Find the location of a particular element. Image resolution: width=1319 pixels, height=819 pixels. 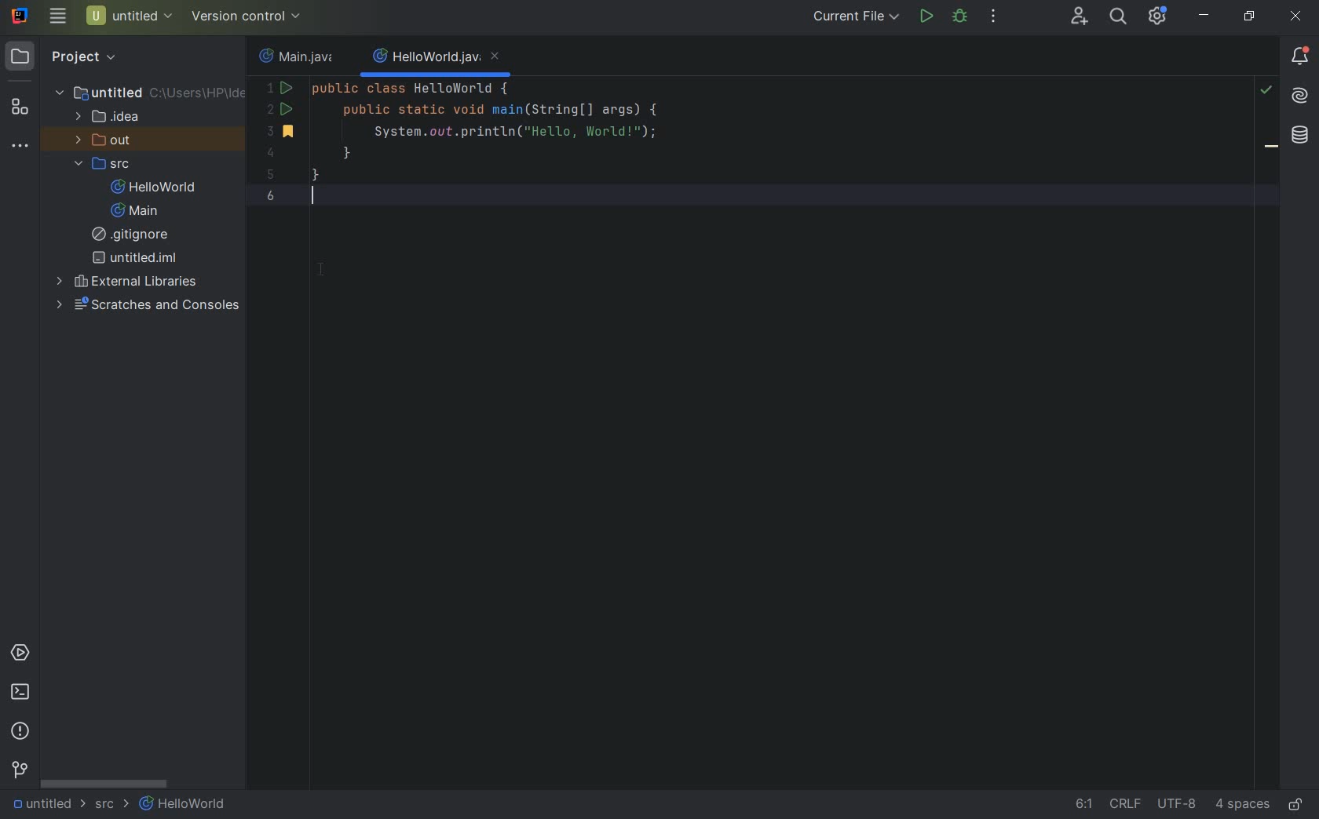

untitled is located at coordinates (151, 92).